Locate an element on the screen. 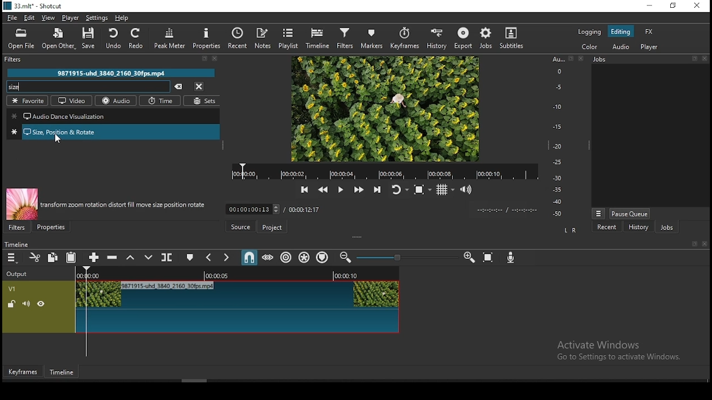  -5 is located at coordinates (560, 86).